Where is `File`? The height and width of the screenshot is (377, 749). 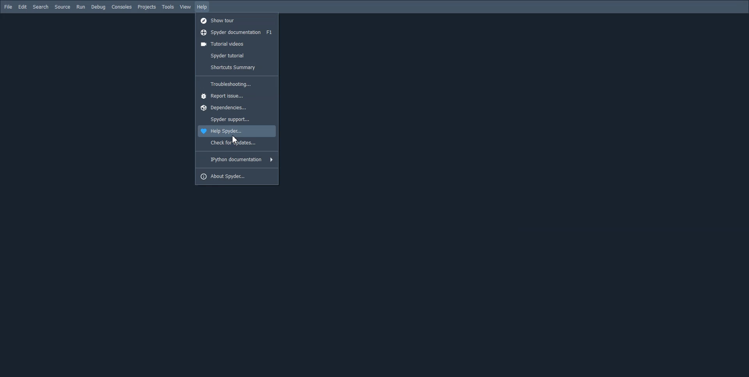 File is located at coordinates (8, 7).